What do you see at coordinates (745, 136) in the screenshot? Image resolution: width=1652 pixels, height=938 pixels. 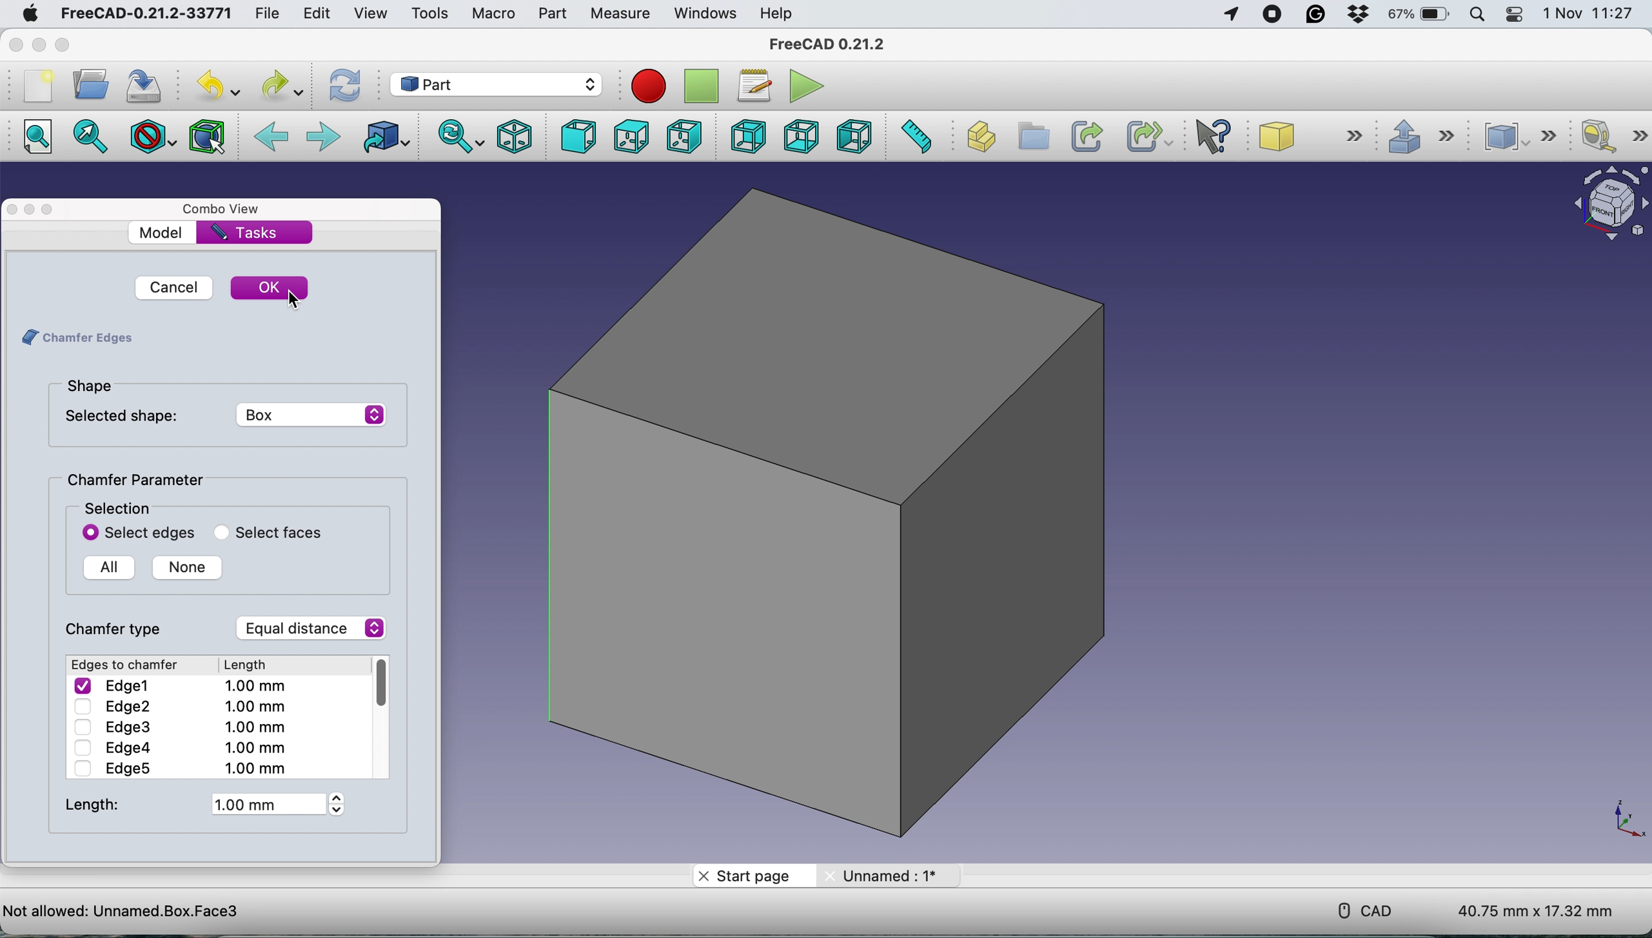 I see `rear` at bounding box center [745, 136].